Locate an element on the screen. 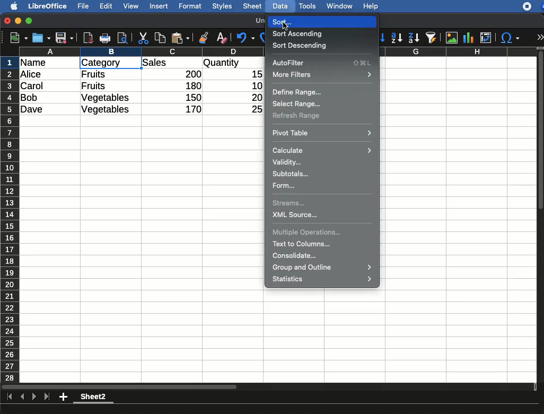 This screenshot has width=544, height=414. name is located at coordinates (36, 63).